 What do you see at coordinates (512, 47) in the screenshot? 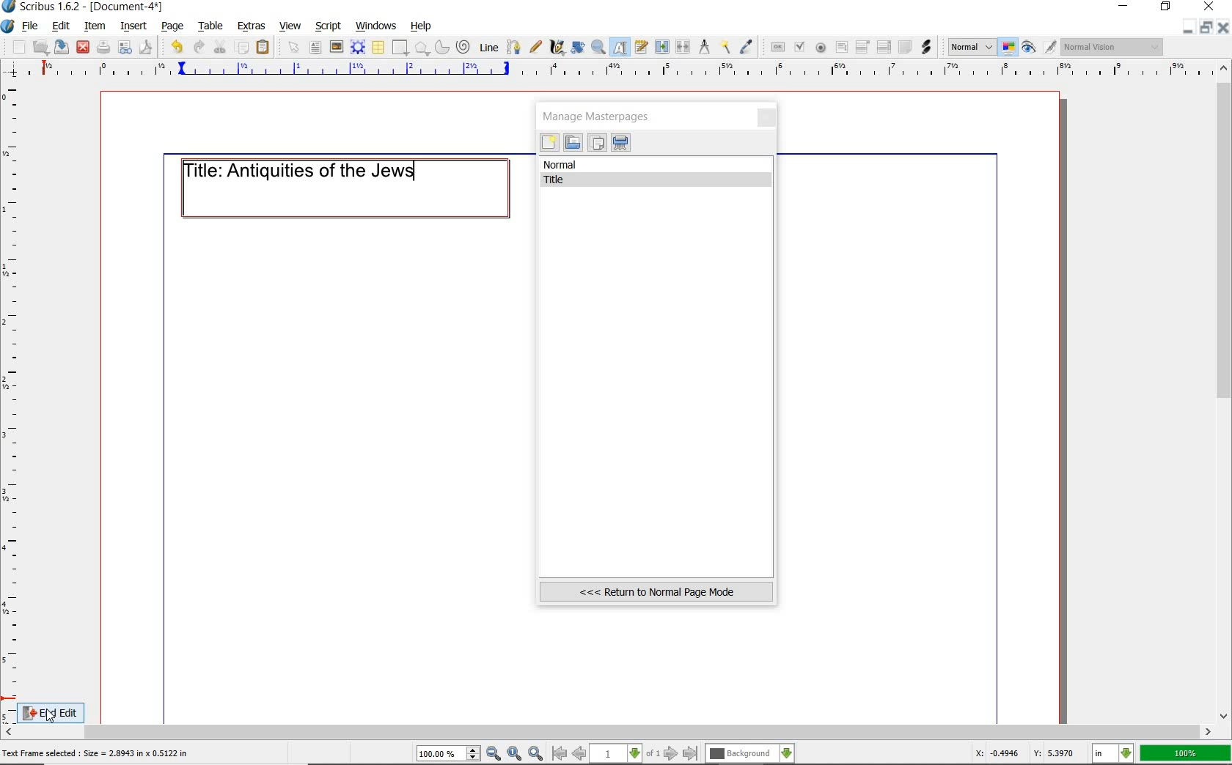
I see `Bezier curve` at bounding box center [512, 47].